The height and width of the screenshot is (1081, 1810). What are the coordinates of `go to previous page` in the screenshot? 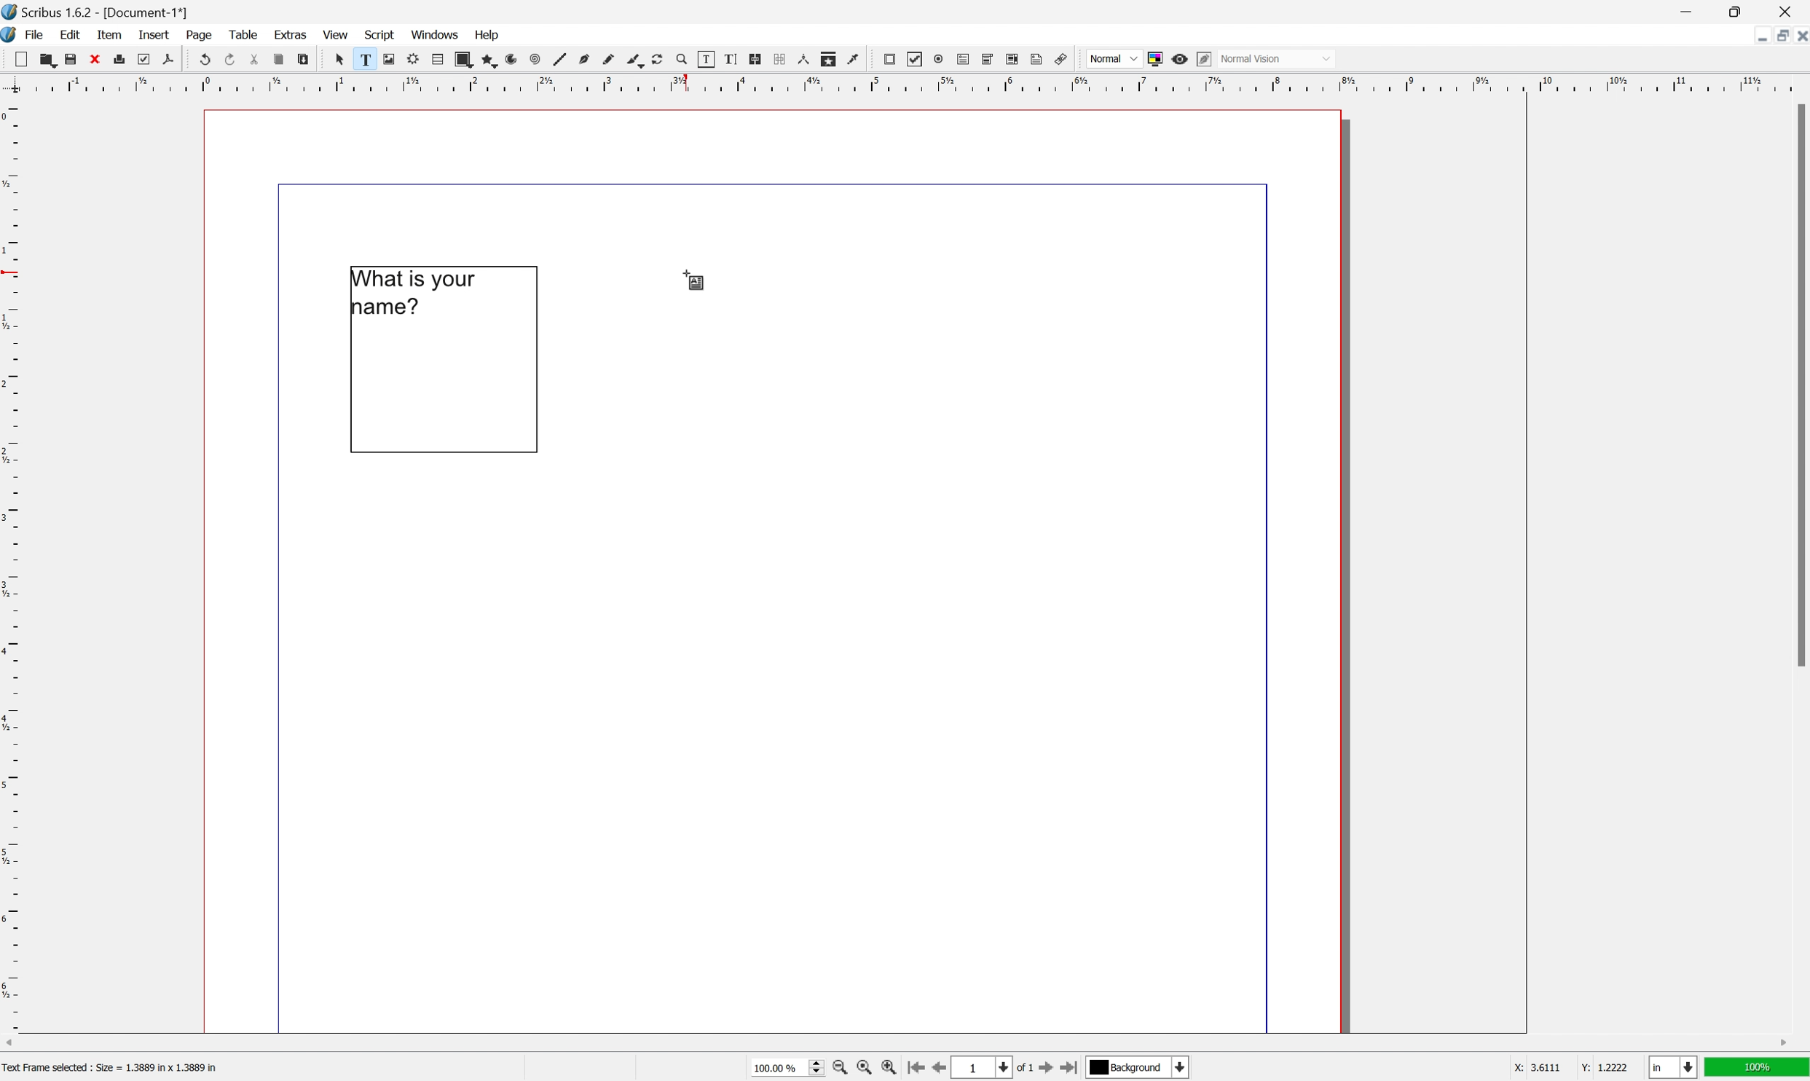 It's located at (936, 1069).